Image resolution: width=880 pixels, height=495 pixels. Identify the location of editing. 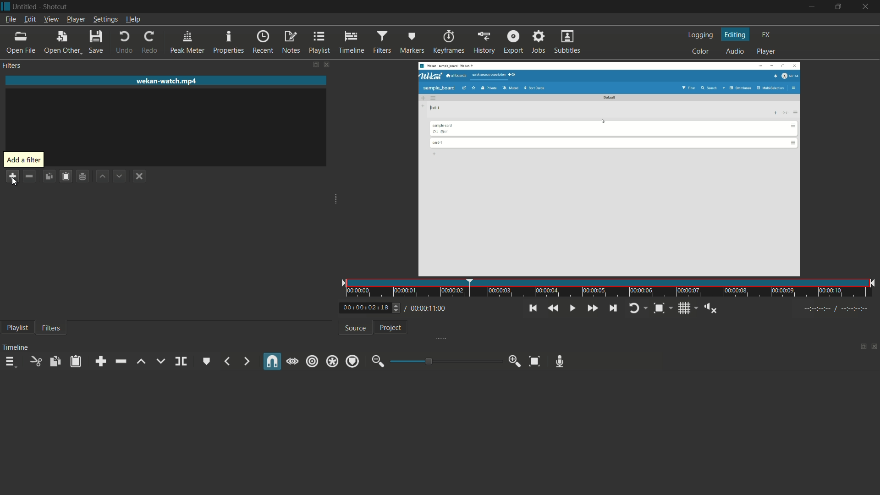
(737, 35).